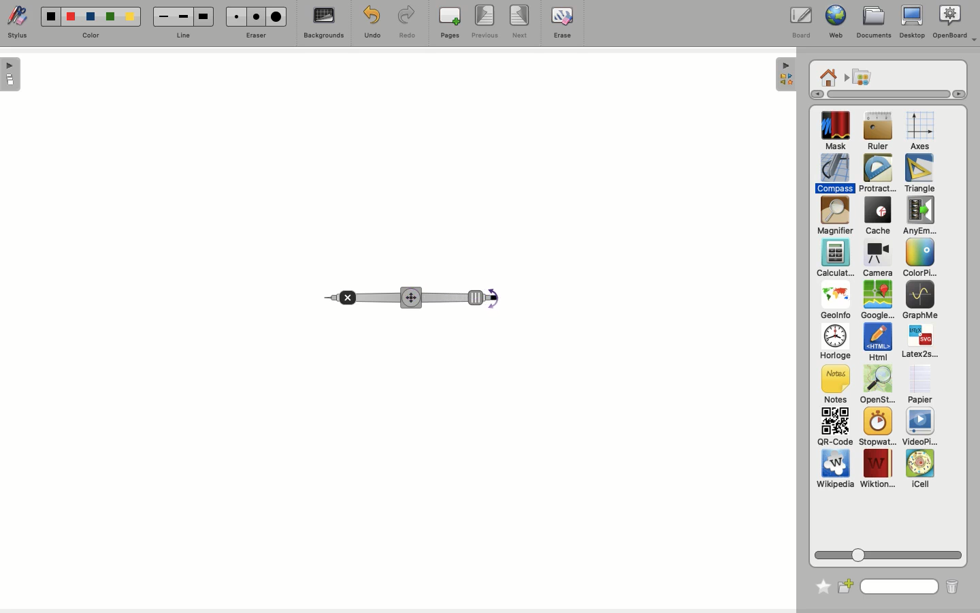 This screenshot has height=613, width=980. Describe the element at coordinates (877, 343) in the screenshot. I see `Html` at that location.